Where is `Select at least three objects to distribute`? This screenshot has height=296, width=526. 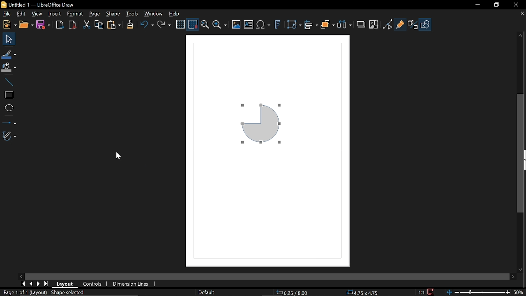
Select at least three objects to distribute is located at coordinates (345, 25).